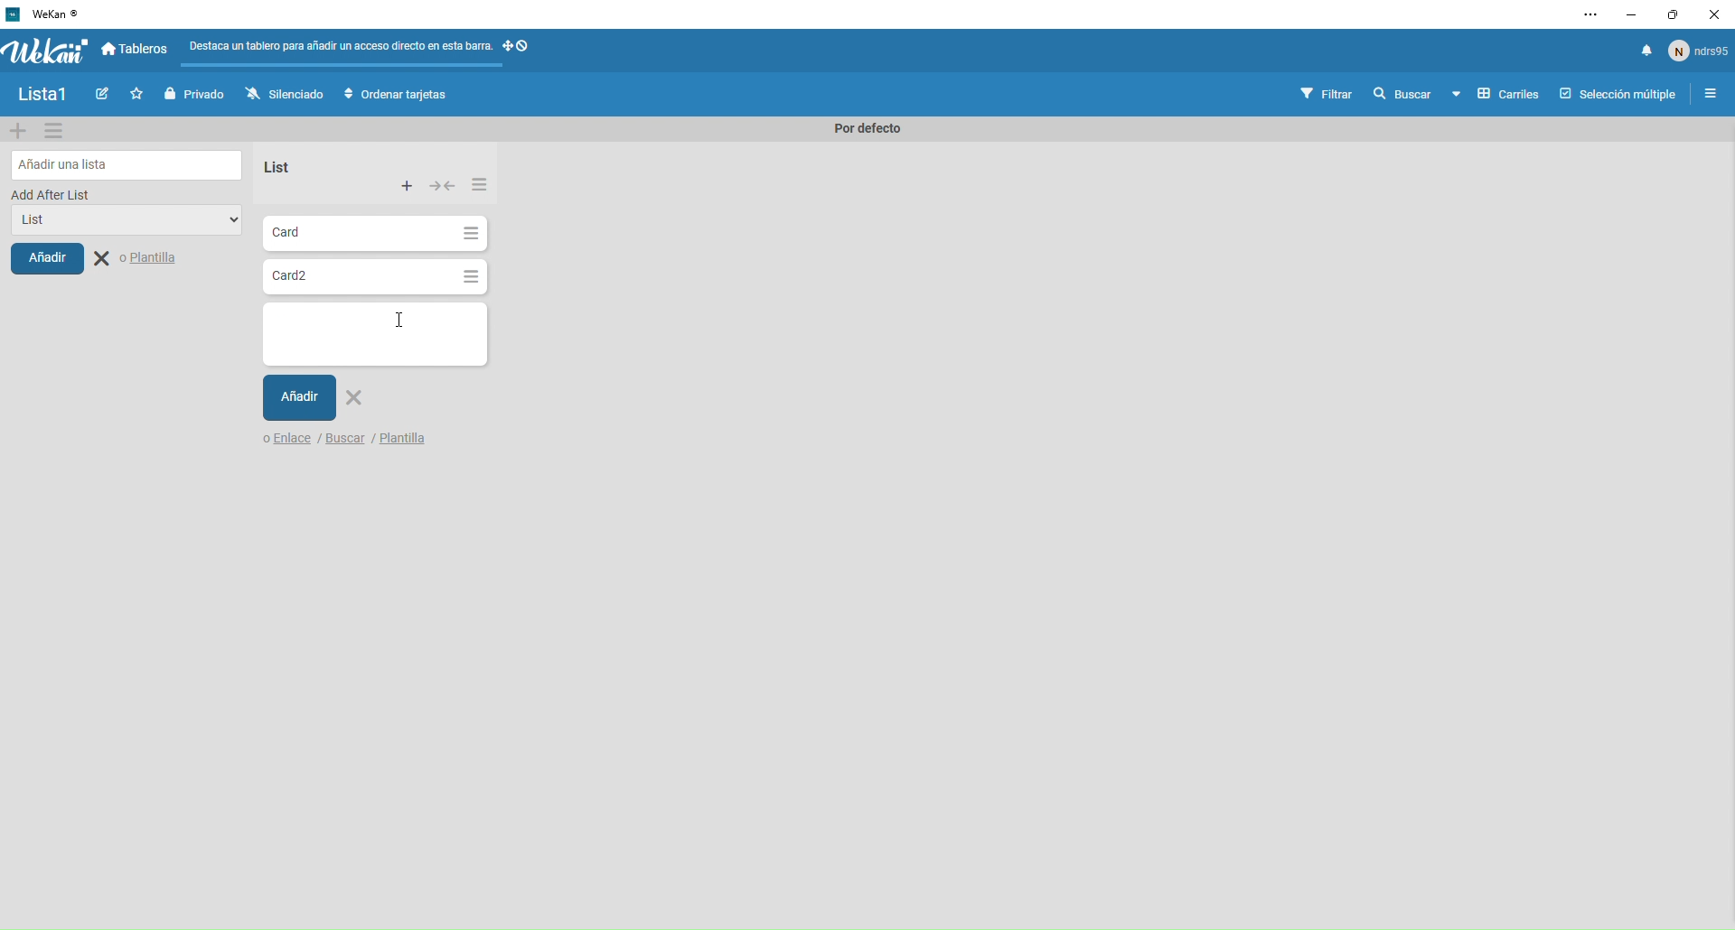  Describe the element at coordinates (55, 130) in the screenshot. I see `Menu` at that location.